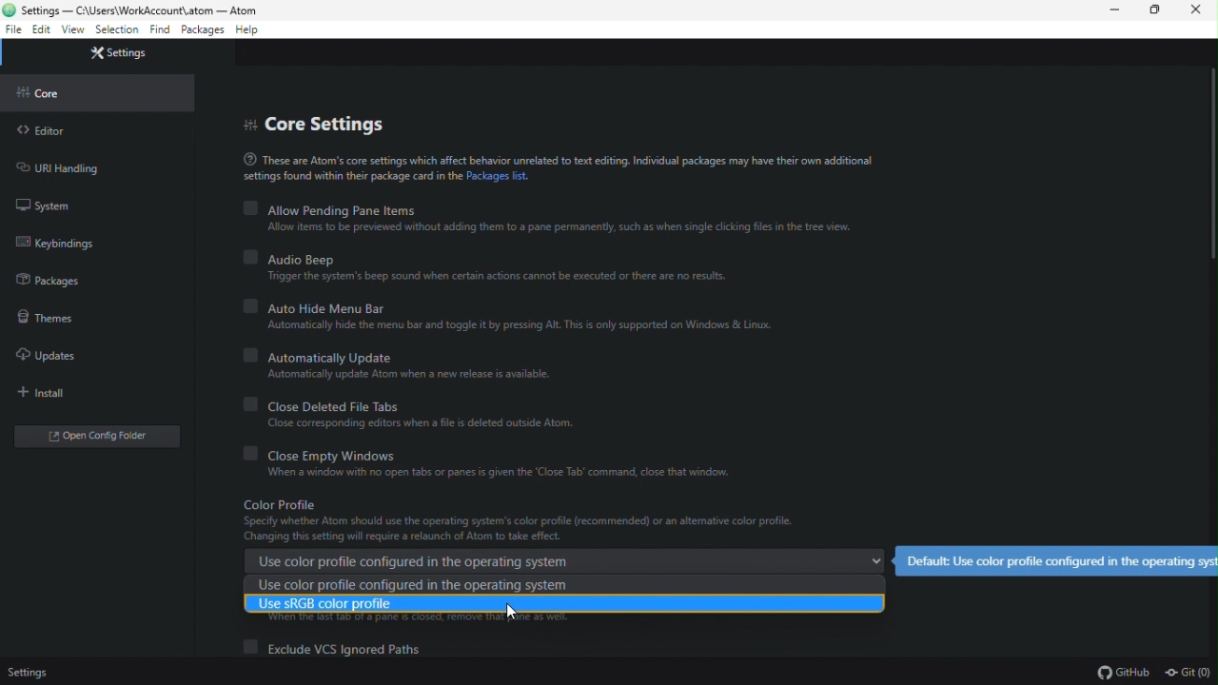 The image size is (1218, 685). What do you see at coordinates (320, 122) in the screenshot?
I see `core settings` at bounding box center [320, 122].